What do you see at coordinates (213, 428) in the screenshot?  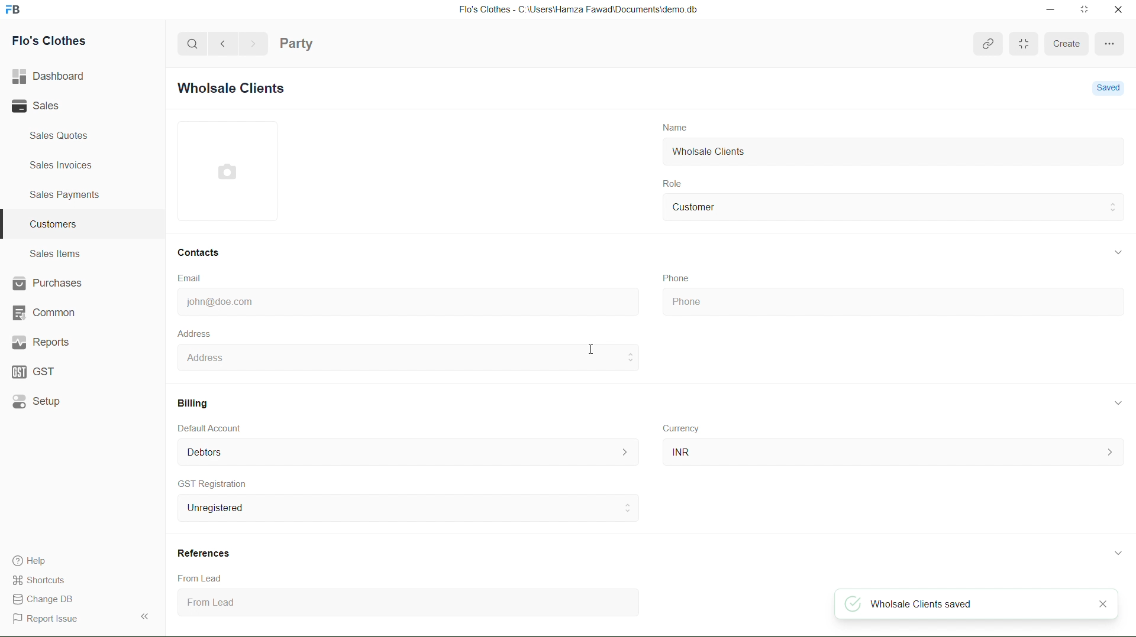 I see `Default Account` at bounding box center [213, 428].